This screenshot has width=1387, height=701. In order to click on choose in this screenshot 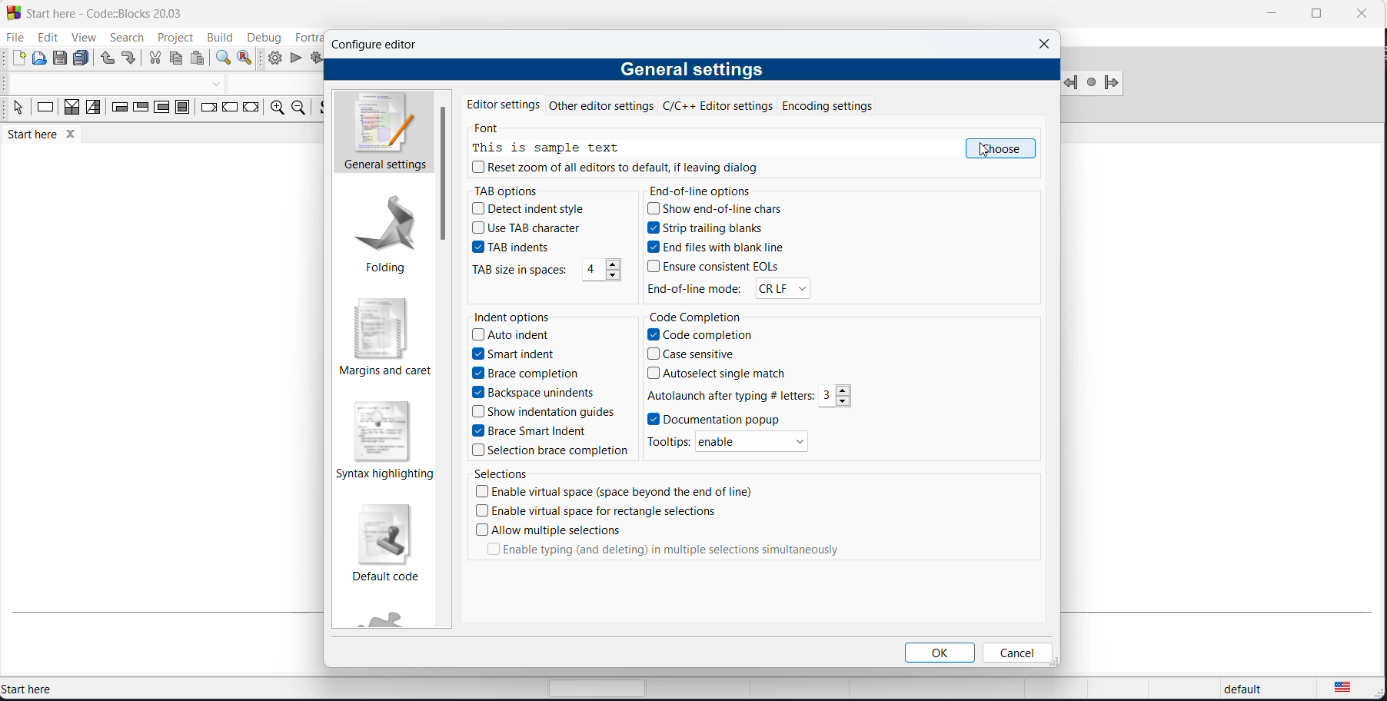, I will do `click(1000, 149)`.